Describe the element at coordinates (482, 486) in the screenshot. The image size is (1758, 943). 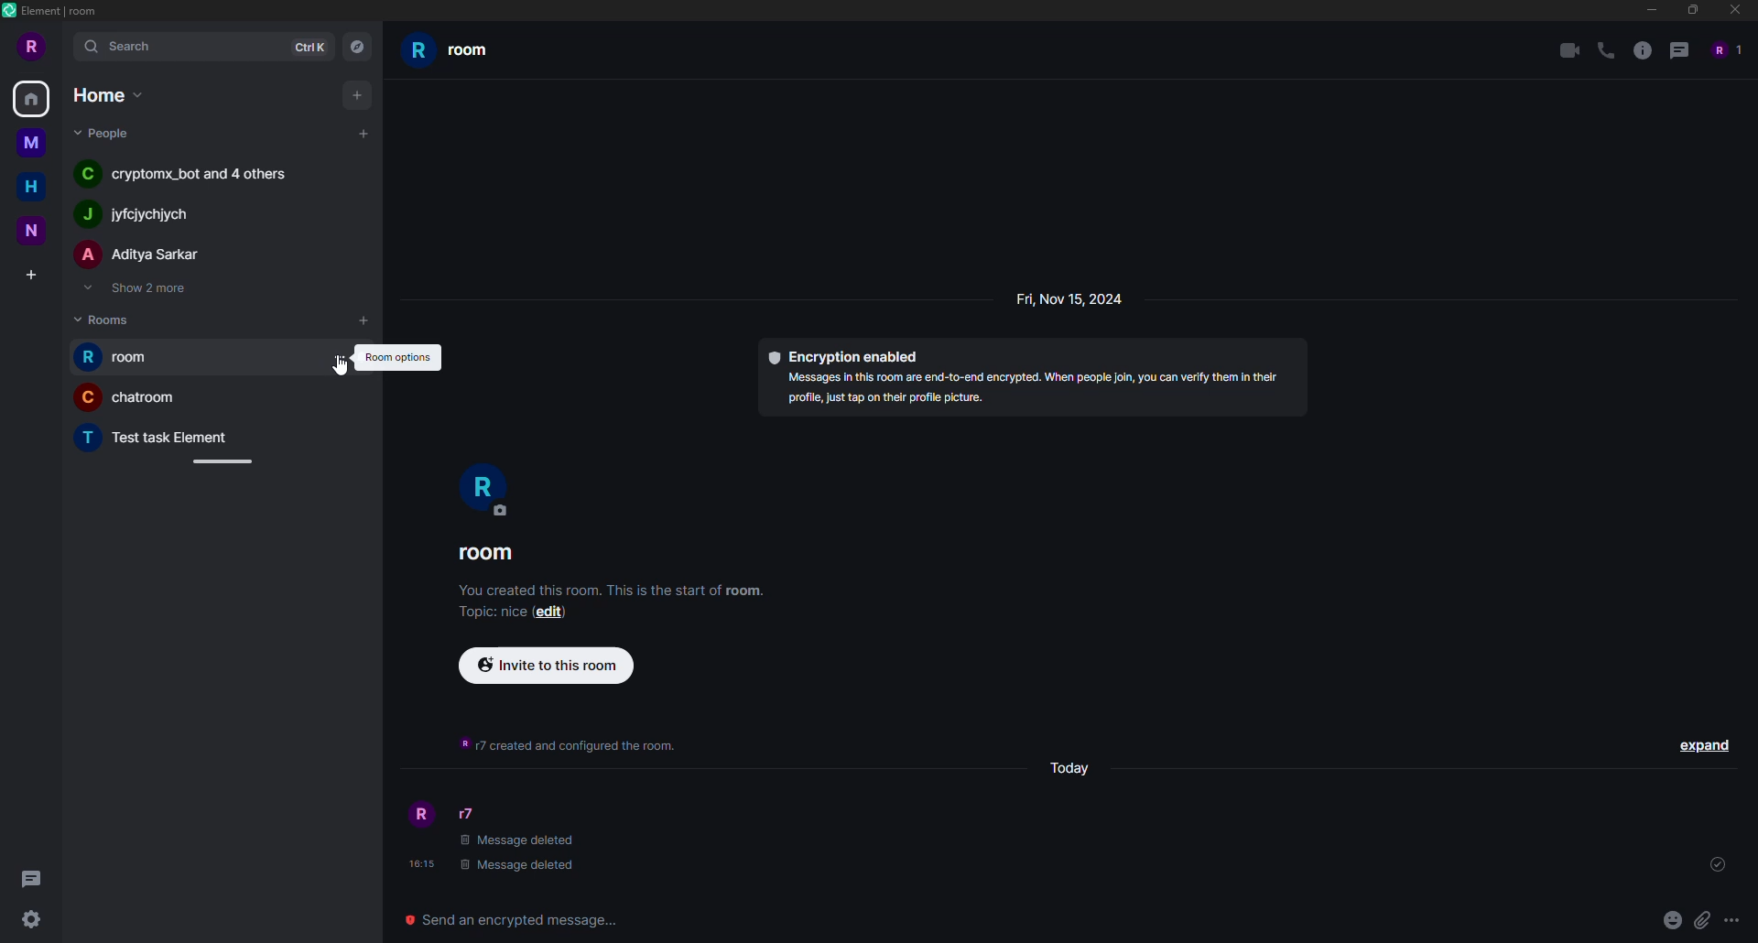
I see `r` at that location.